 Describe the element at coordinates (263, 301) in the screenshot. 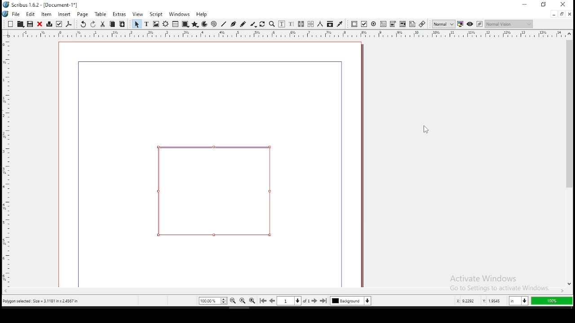

I see `go to first page` at that location.